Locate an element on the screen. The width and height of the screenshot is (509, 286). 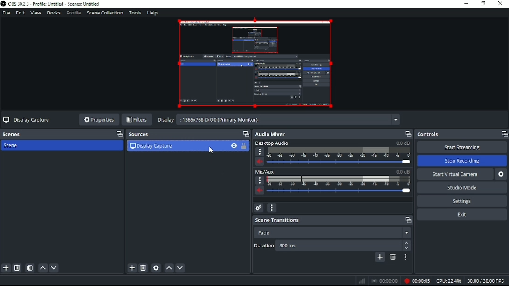
Open source properties is located at coordinates (156, 268).